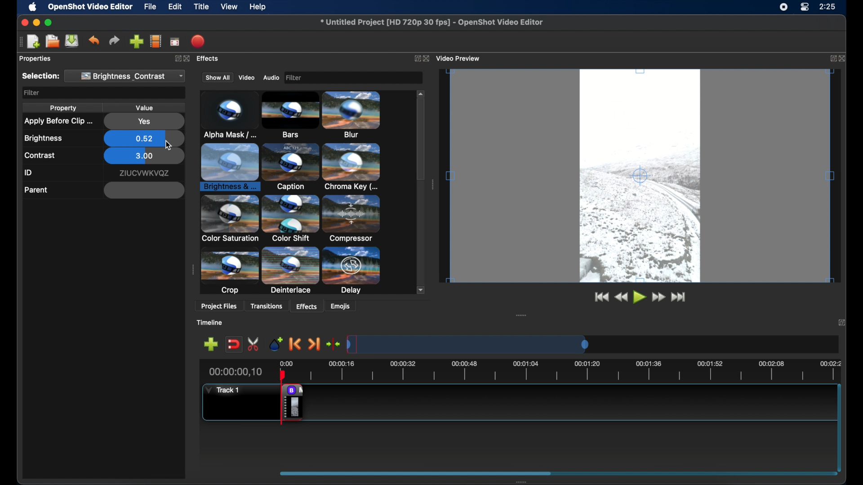 The height and width of the screenshot is (485, 863). Describe the element at coordinates (354, 270) in the screenshot. I see `hue` at that location.